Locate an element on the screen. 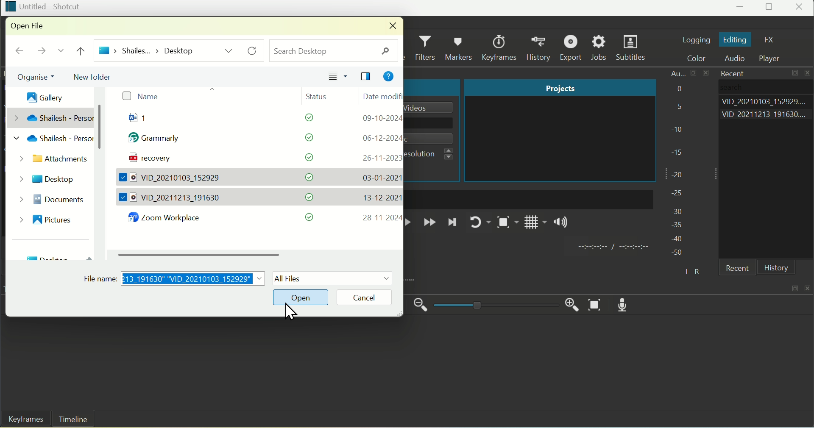 This screenshot has width=814, height=428. Recent is located at coordinates (740, 269).